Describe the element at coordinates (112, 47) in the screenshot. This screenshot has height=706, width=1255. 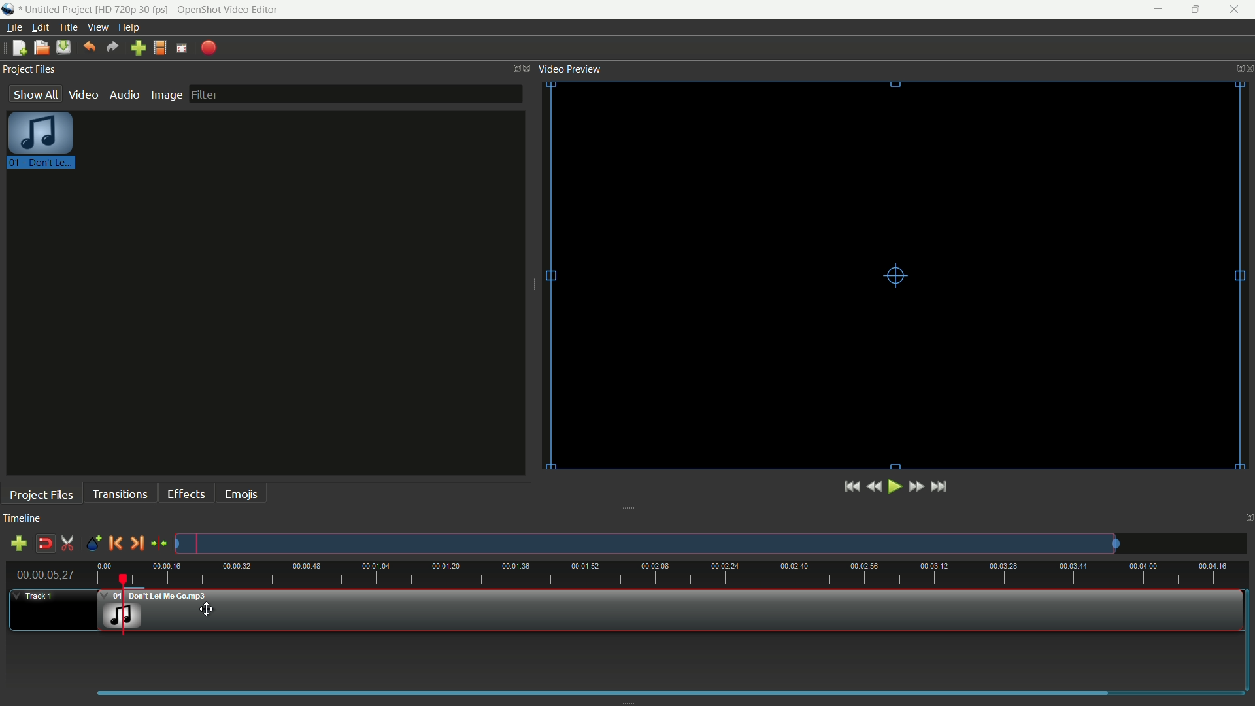
I see `redo` at that location.